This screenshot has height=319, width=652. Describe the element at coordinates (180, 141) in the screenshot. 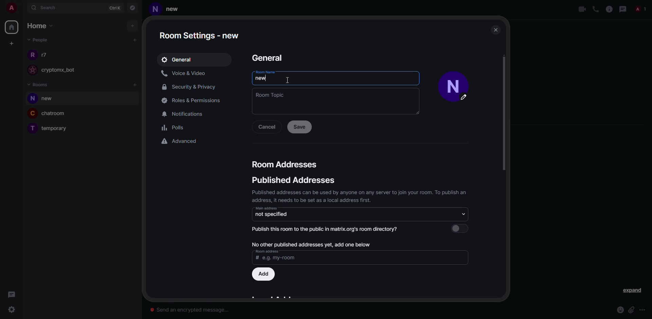

I see `advanced` at that location.